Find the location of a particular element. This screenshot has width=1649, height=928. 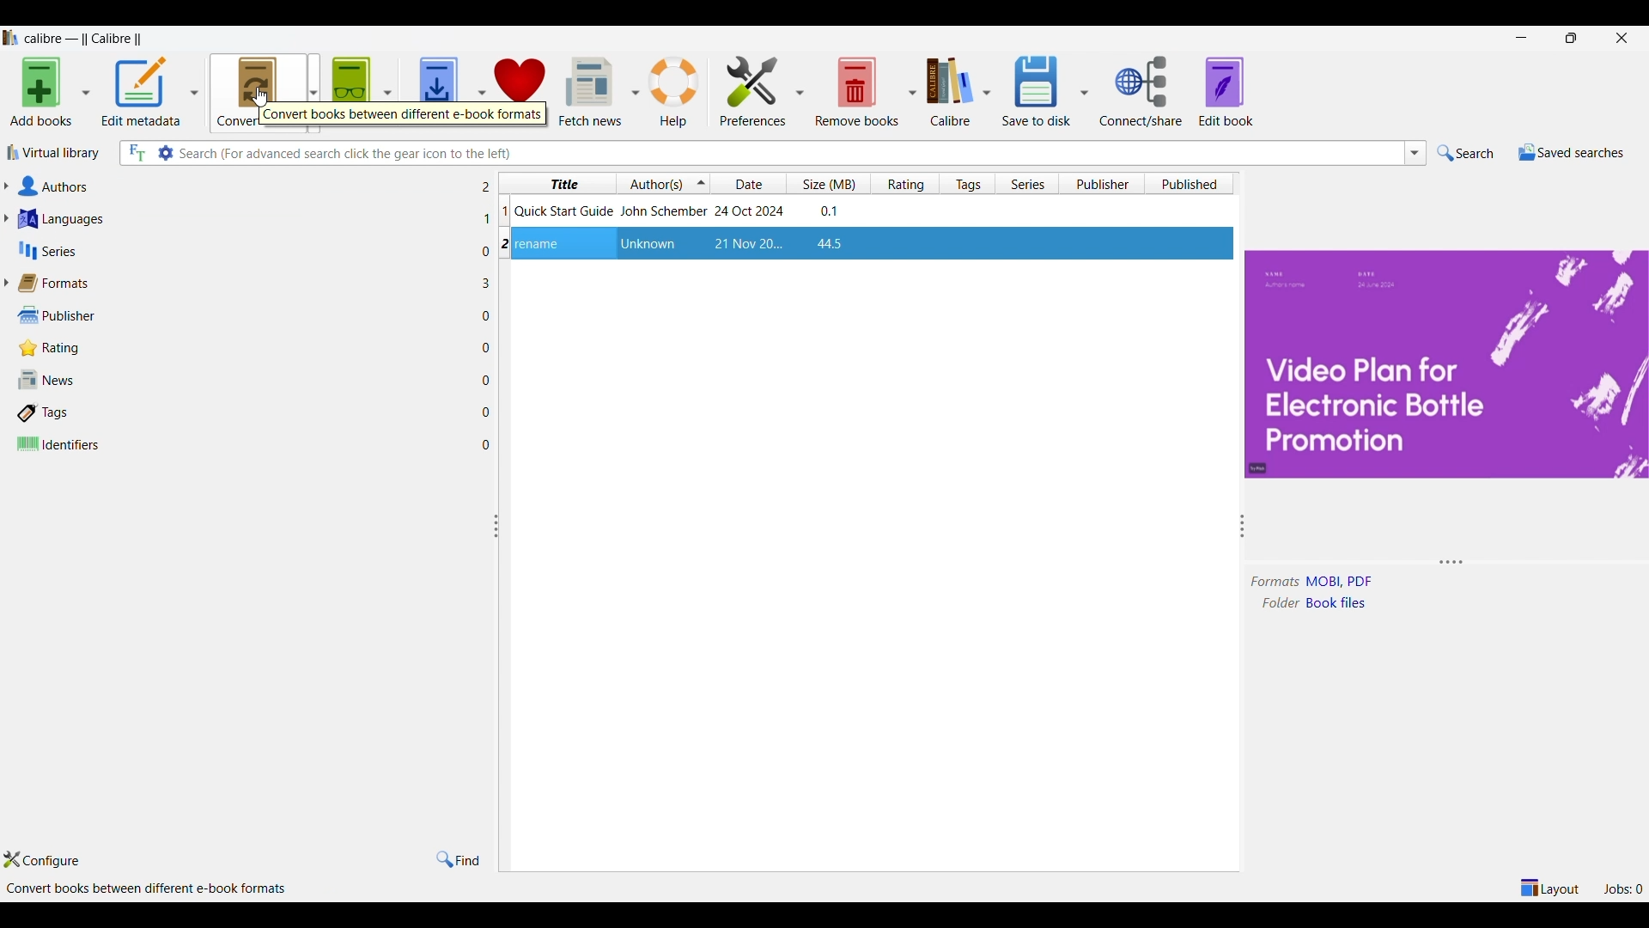

Search all files is located at coordinates (136, 153).